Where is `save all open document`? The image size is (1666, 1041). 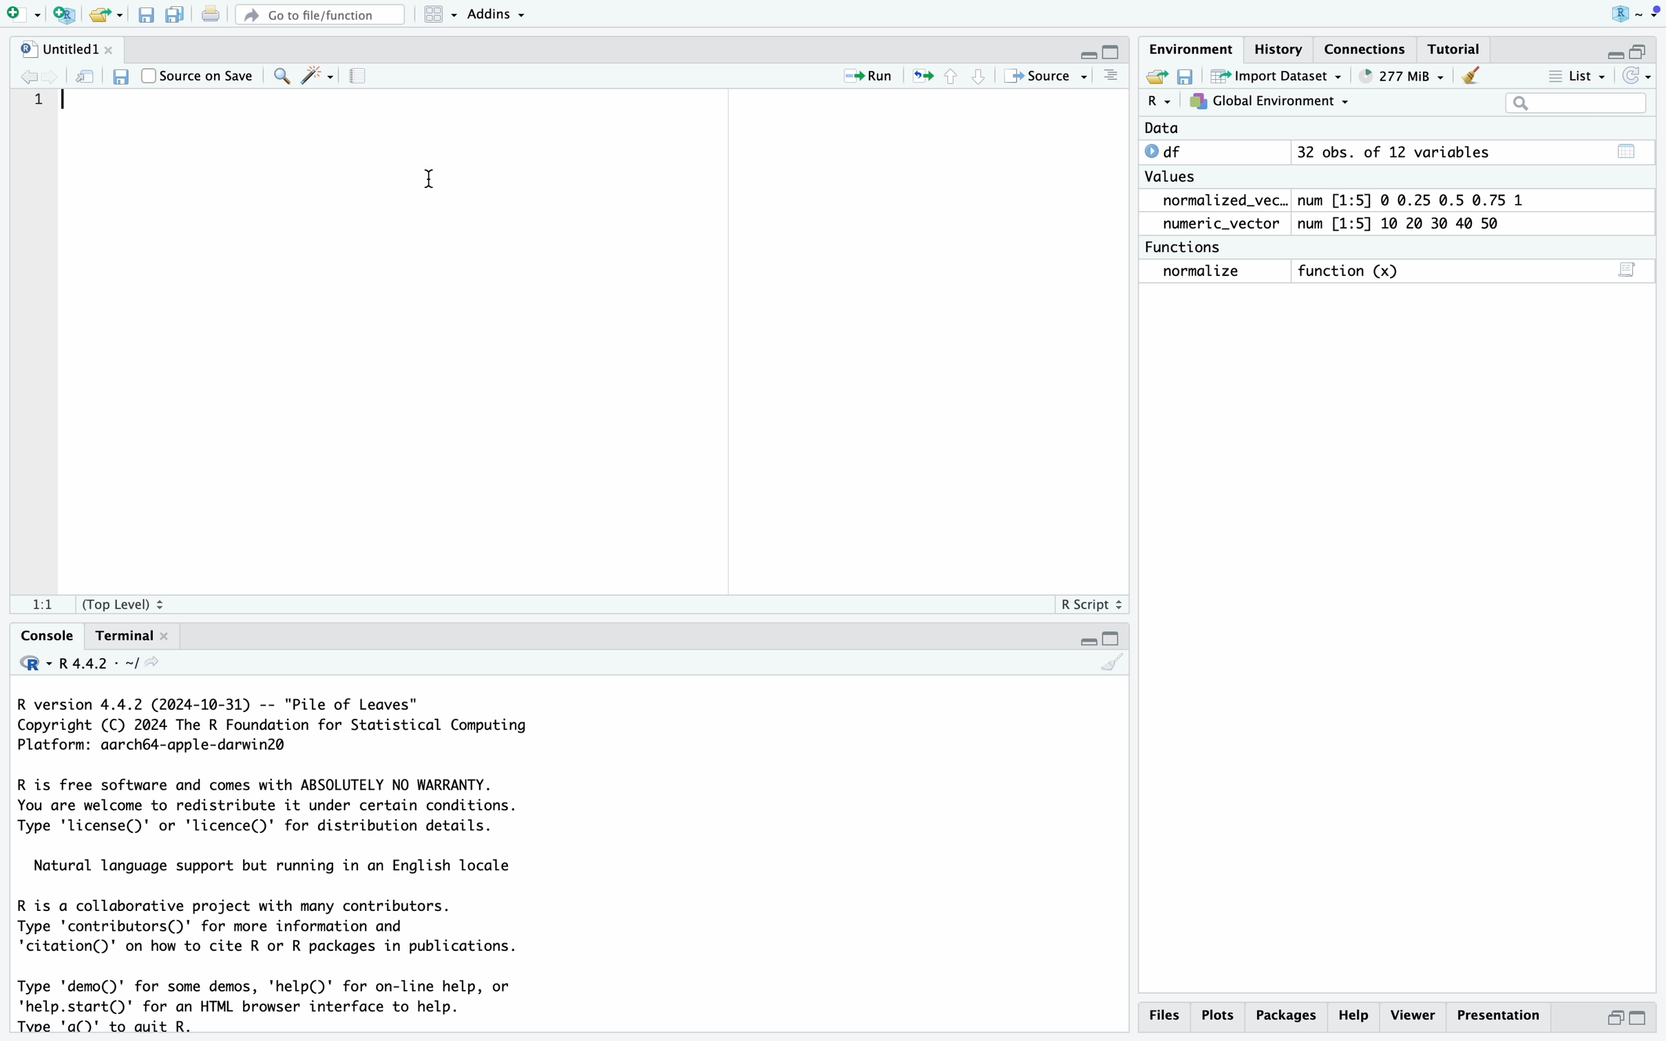
save all open document is located at coordinates (173, 14).